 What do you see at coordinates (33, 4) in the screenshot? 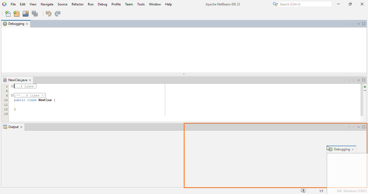
I see `view` at bounding box center [33, 4].